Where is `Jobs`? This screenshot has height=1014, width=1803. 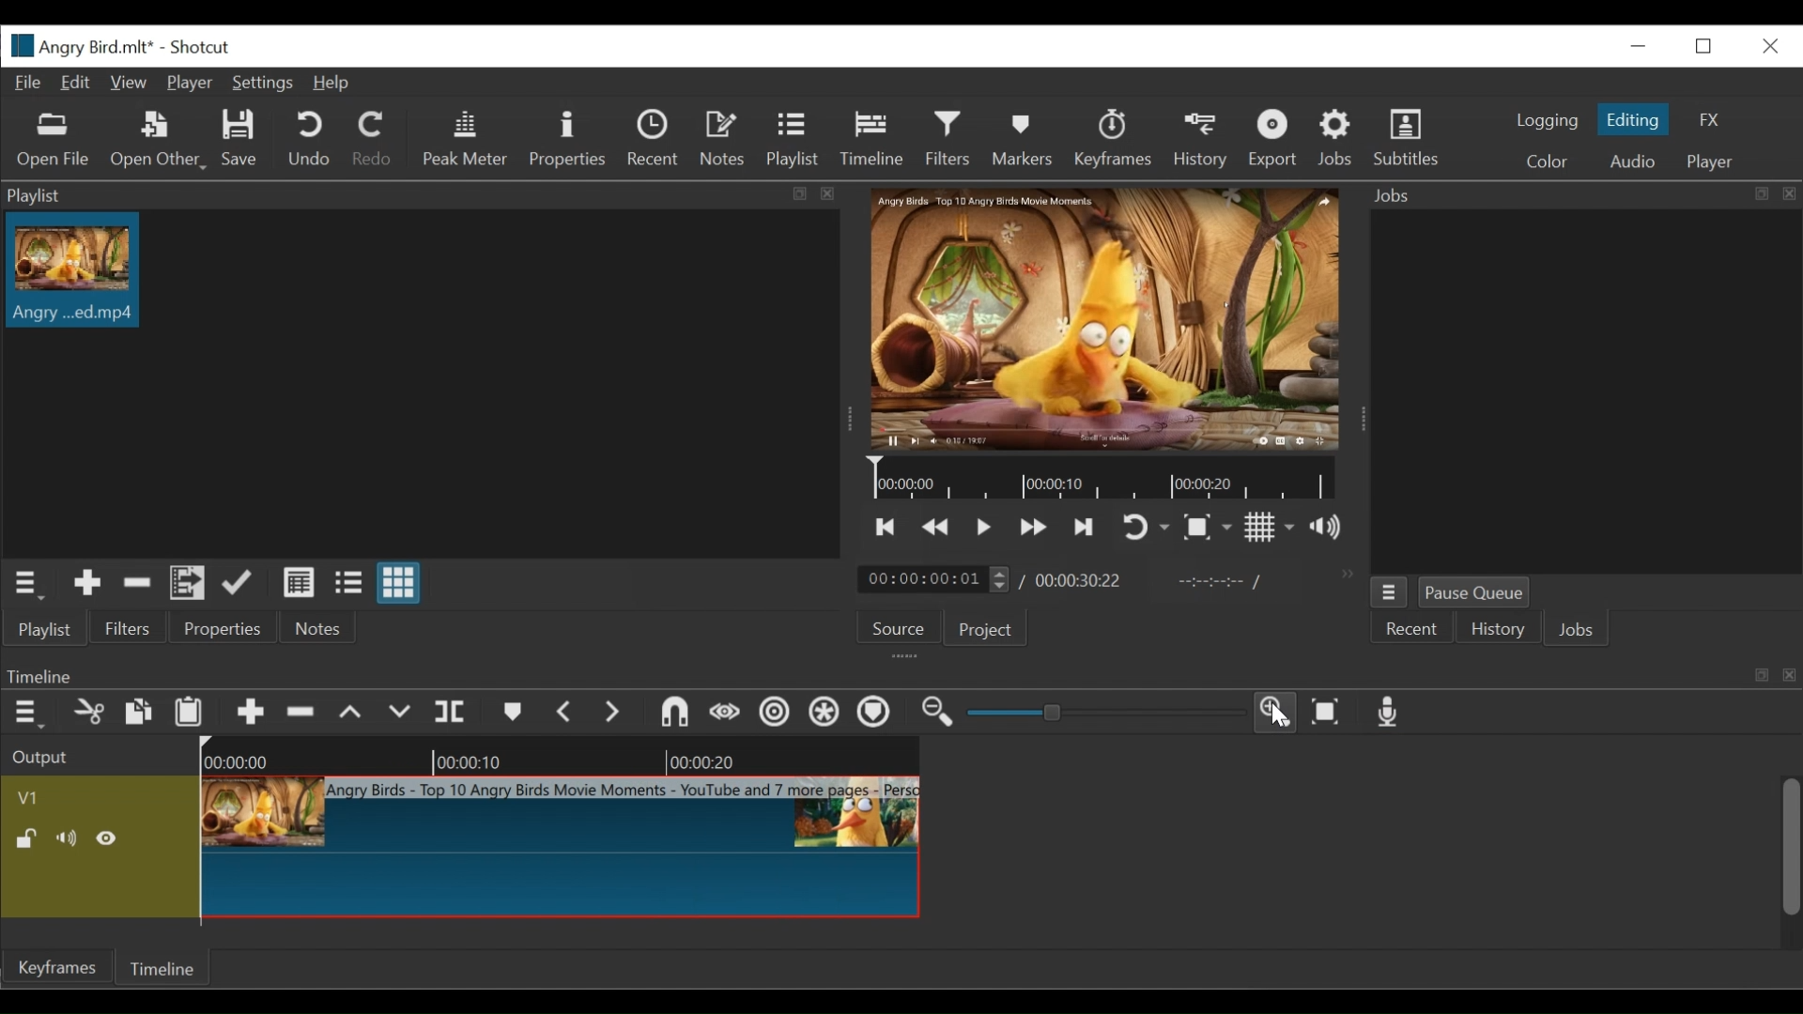
Jobs is located at coordinates (1338, 138).